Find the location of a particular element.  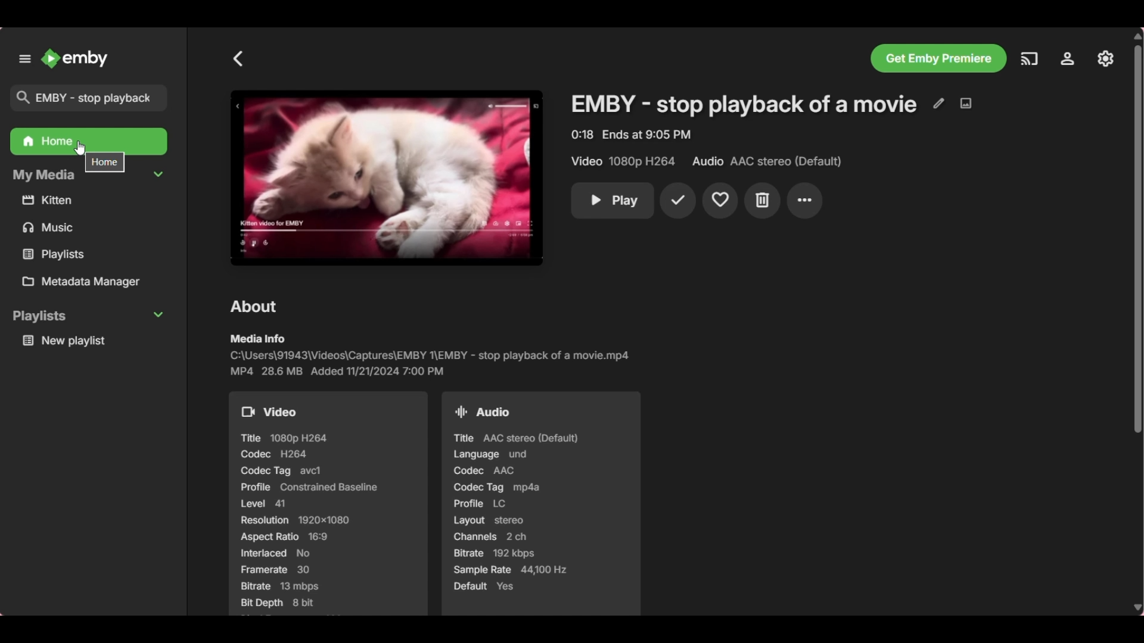

kitten is located at coordinates (91, 201).